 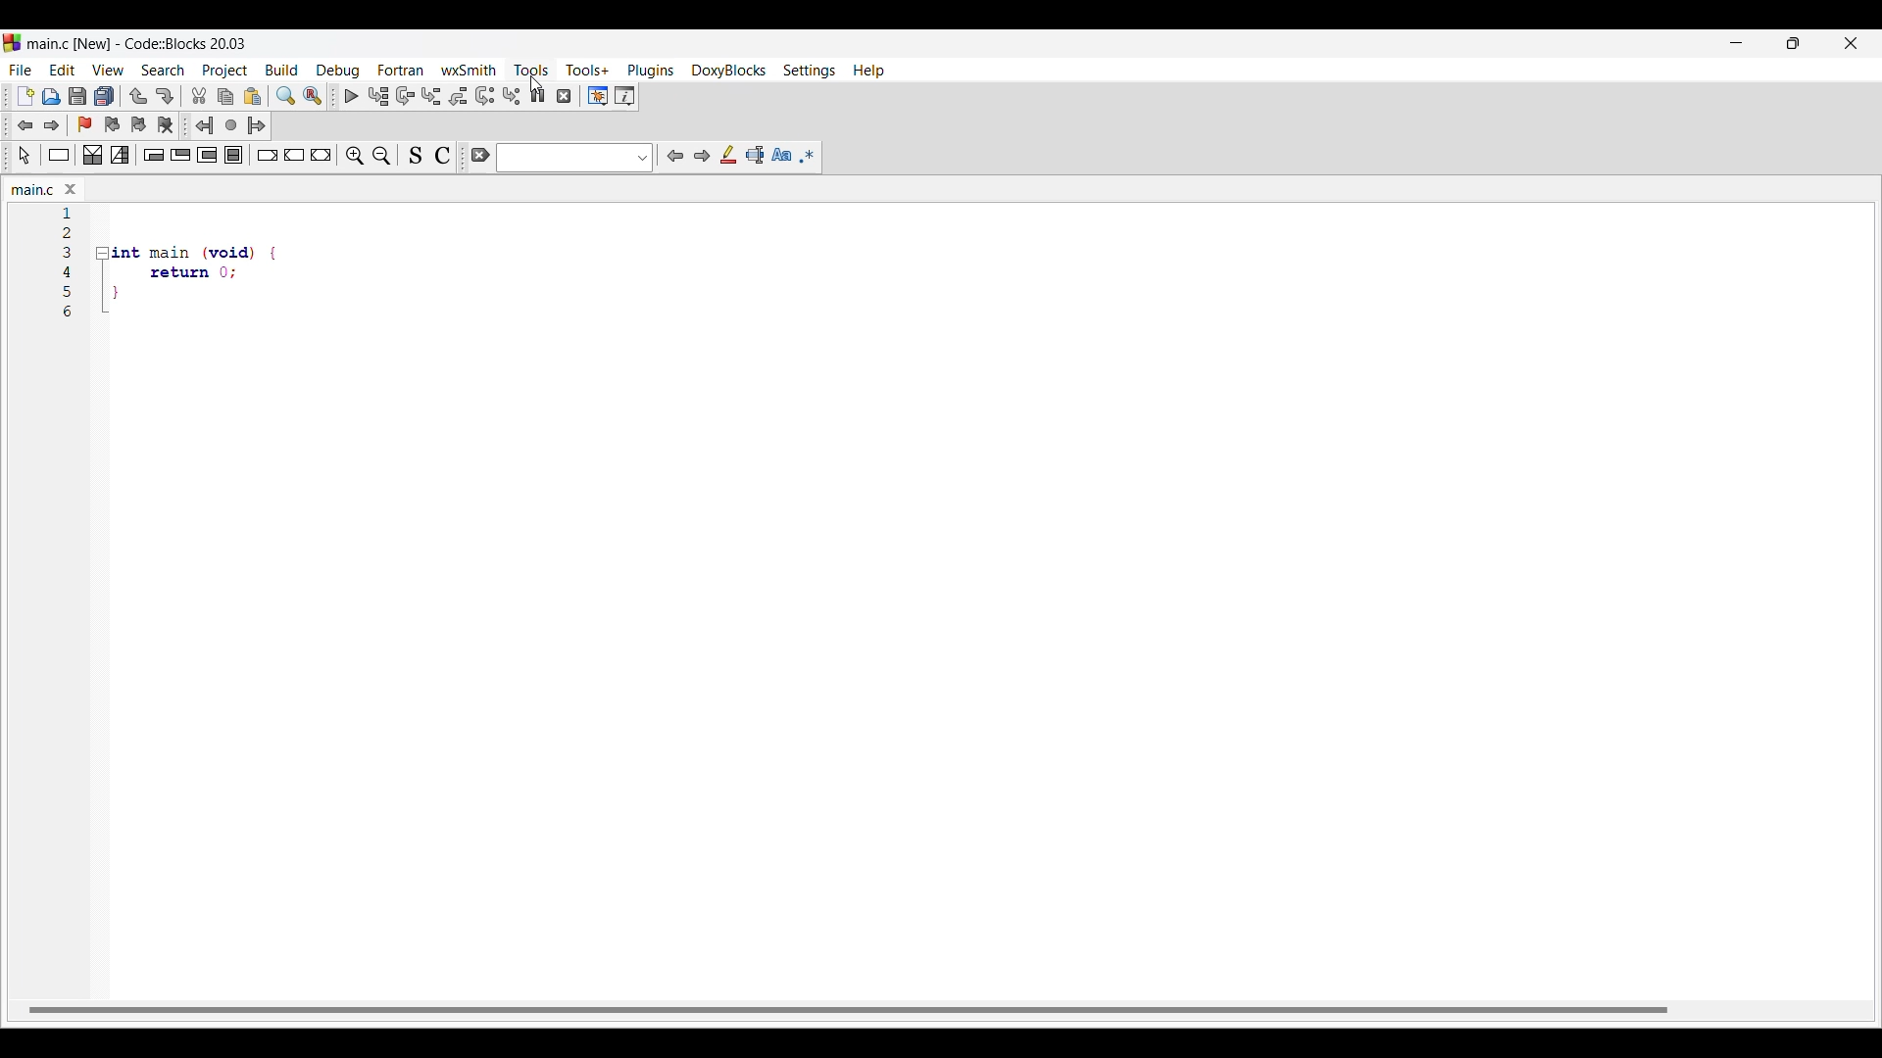 I want to click on View menu, so click(x=108, y=71).